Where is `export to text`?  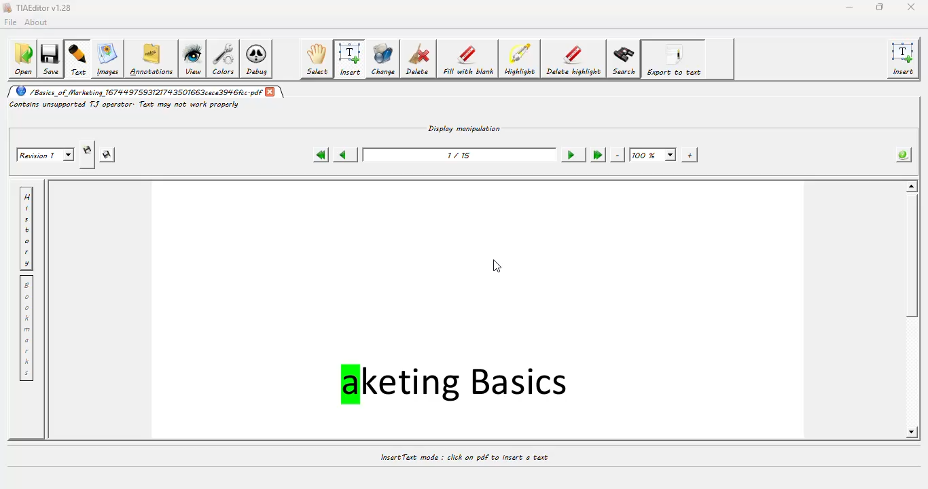 export to text is located at coordinates (675, 59).